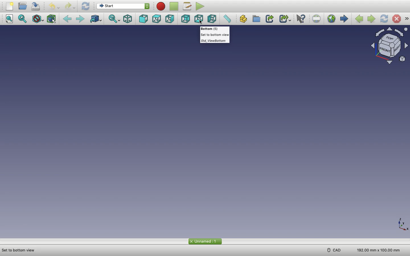 Image resolution: width=410 pixels, height=256 pixels. What do you see at coordinates (185, 19) in the screenshot?
I see `Rear` at bounding box center [185, 19].